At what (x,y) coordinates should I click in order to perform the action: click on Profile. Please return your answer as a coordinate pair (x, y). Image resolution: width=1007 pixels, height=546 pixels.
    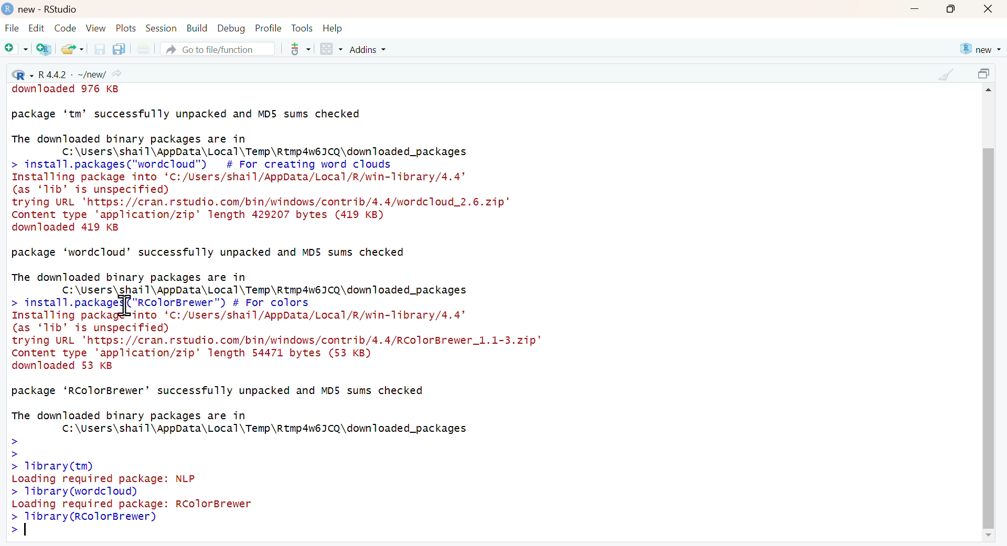
    Looking at the image, I should click on (270, 28).